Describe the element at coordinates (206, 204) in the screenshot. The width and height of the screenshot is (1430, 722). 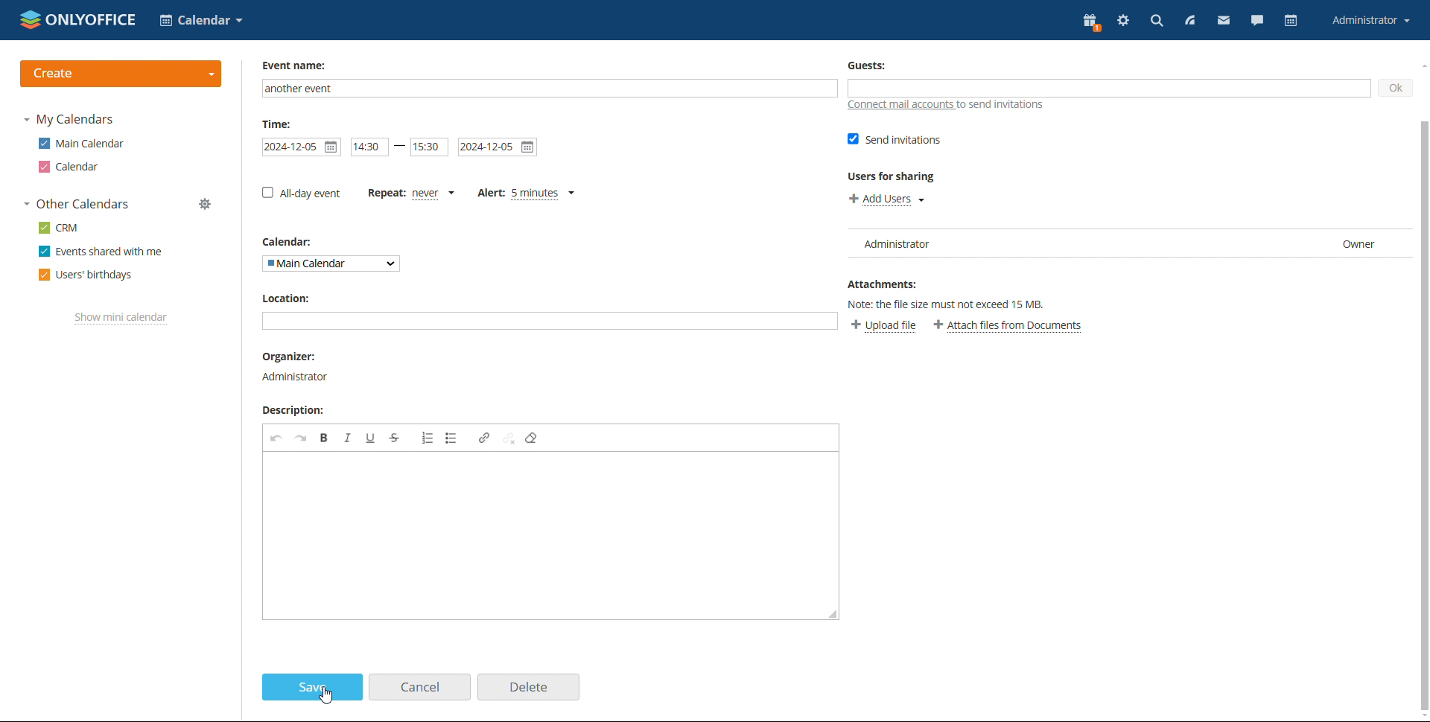
I see `manage` at that location.